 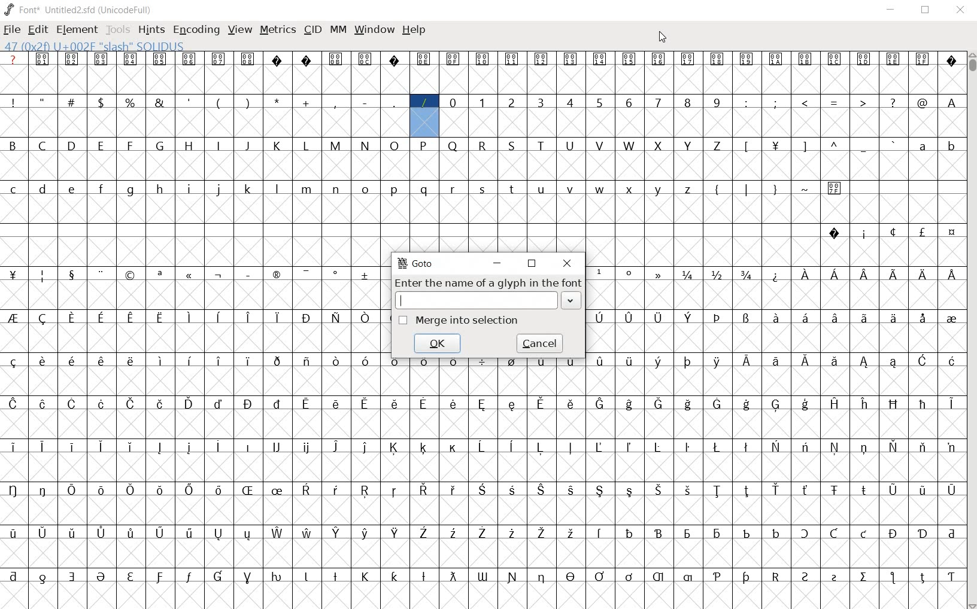 What do you see at coordinates (336, 190) in the screenshot?
I see `glyph` at bounding box center [336, 190].